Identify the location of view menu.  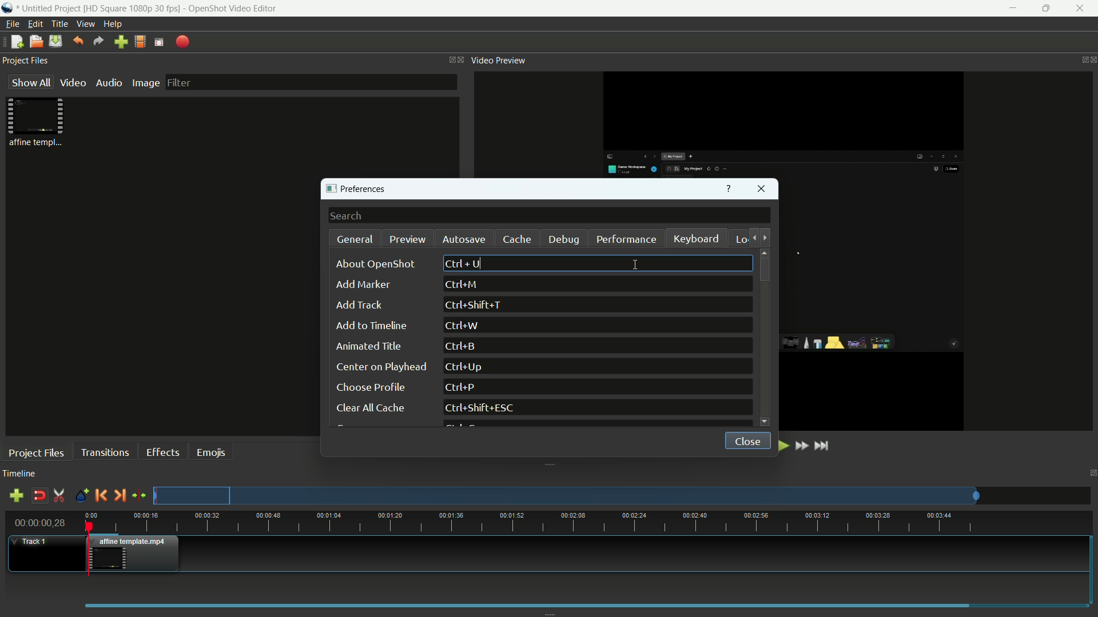
(86, 24).